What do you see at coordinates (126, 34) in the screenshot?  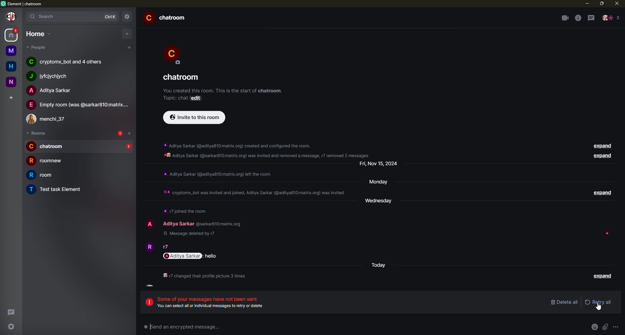 I see `add` at bounding box center [126, 34].